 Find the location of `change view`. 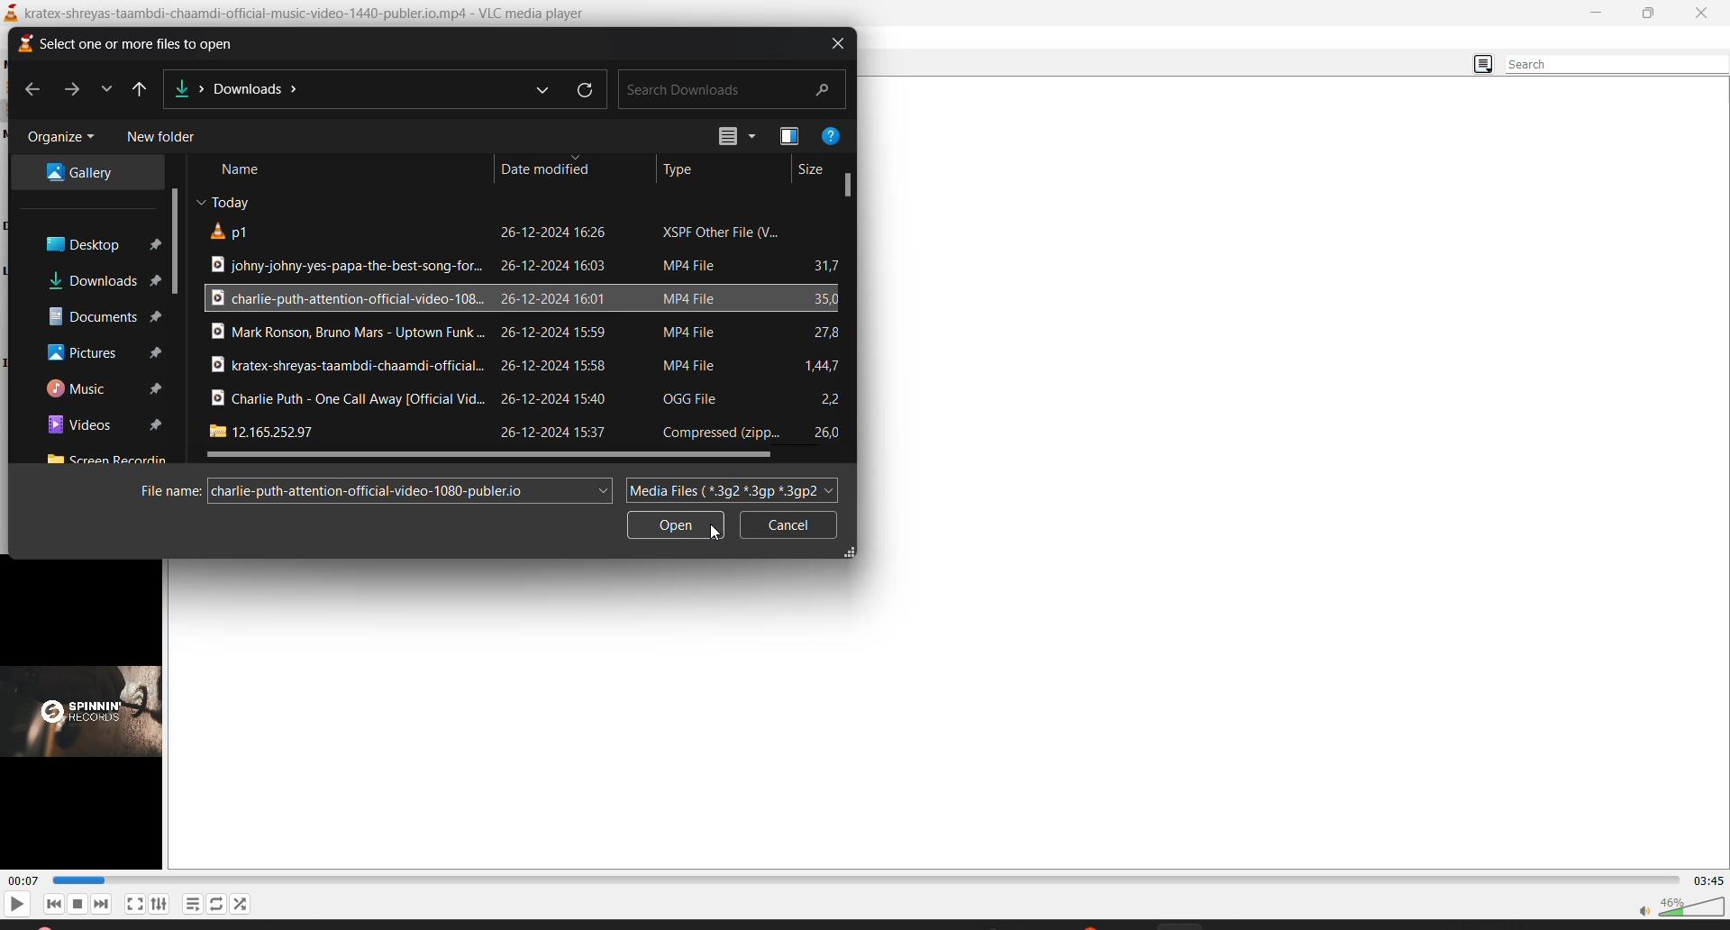

change view is located at coordinates (736, 136).